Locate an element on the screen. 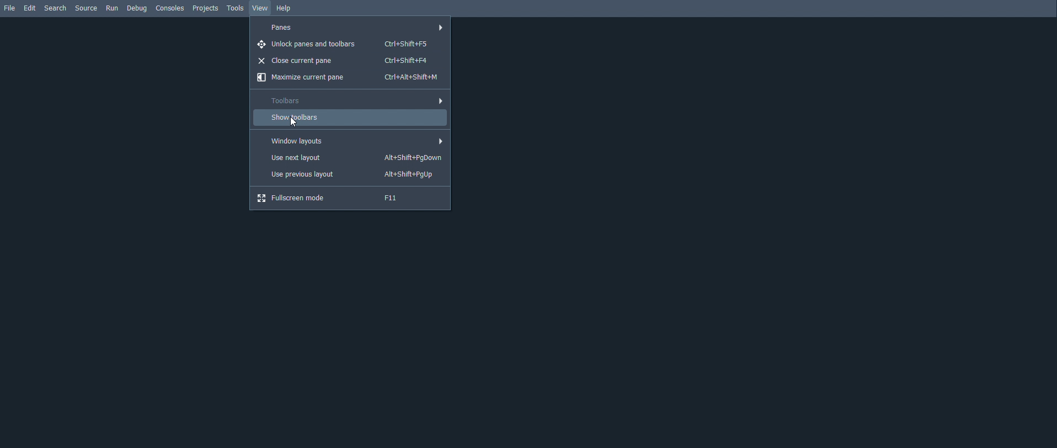 The height and width of the screenshot is (448, 1057). Help is located at coordinates (289, 8).